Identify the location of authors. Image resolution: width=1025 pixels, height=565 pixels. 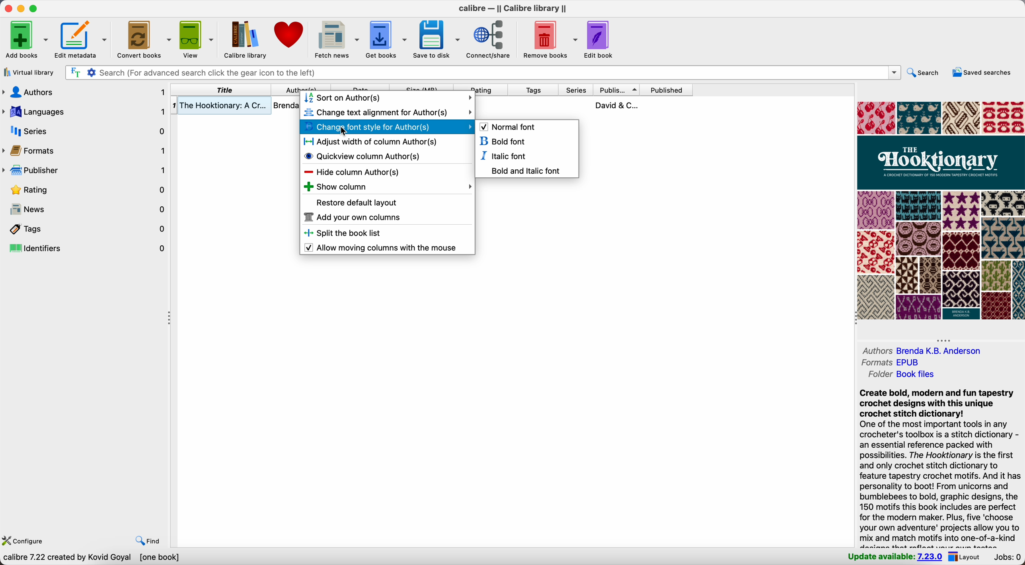
(924, 350).